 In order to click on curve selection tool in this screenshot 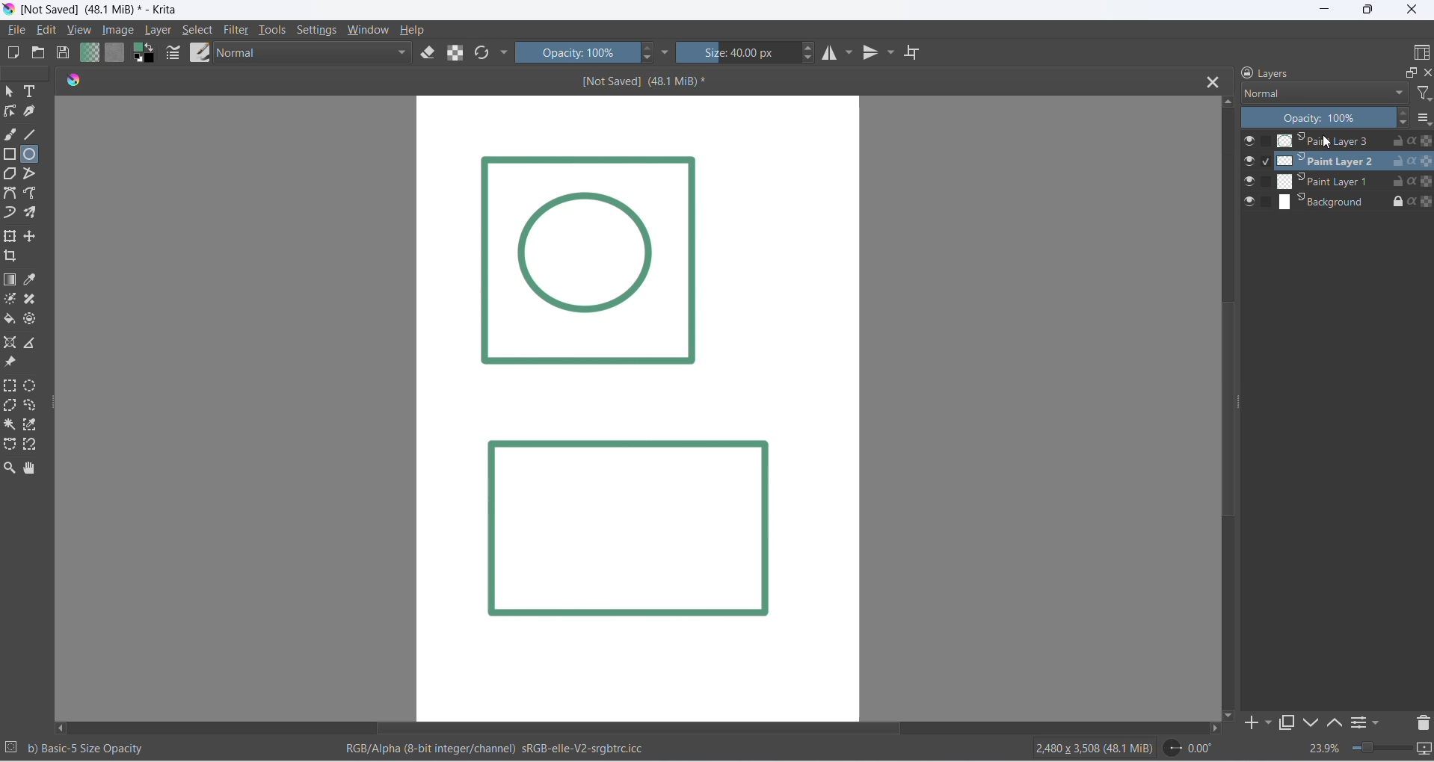, I will do `click(10, 445)`.